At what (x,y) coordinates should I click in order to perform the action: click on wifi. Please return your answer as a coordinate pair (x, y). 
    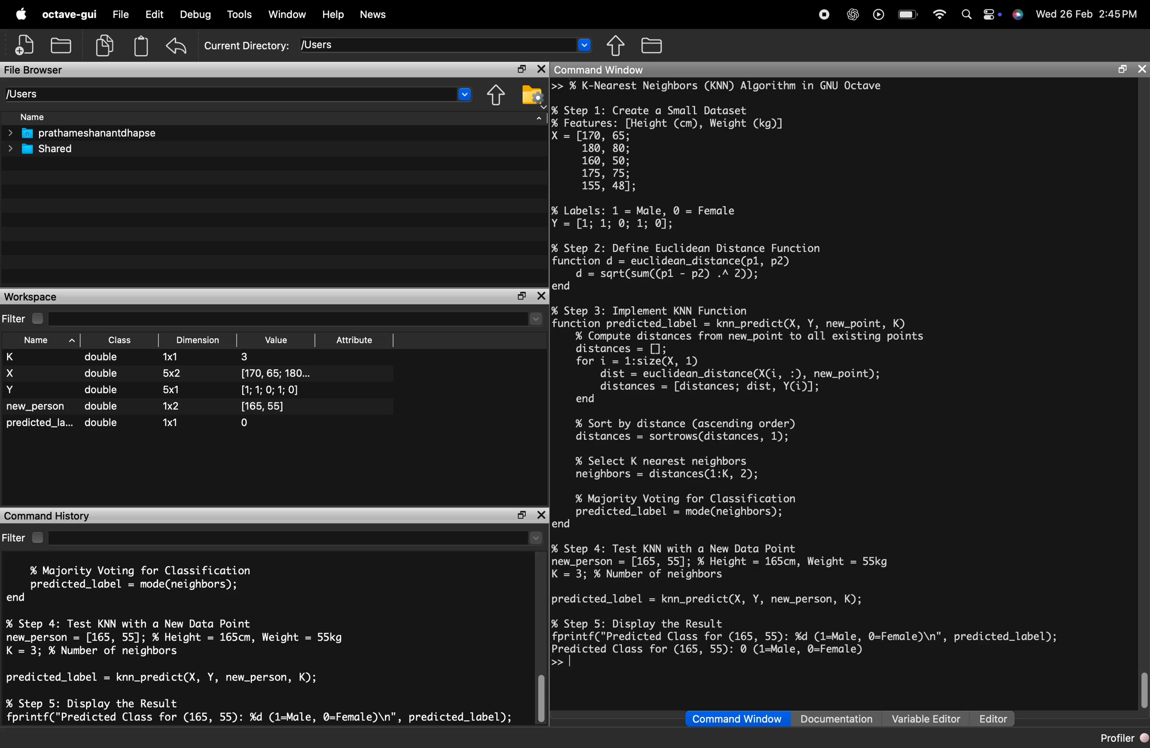
    Looking at the image, I should click on (939, 11).